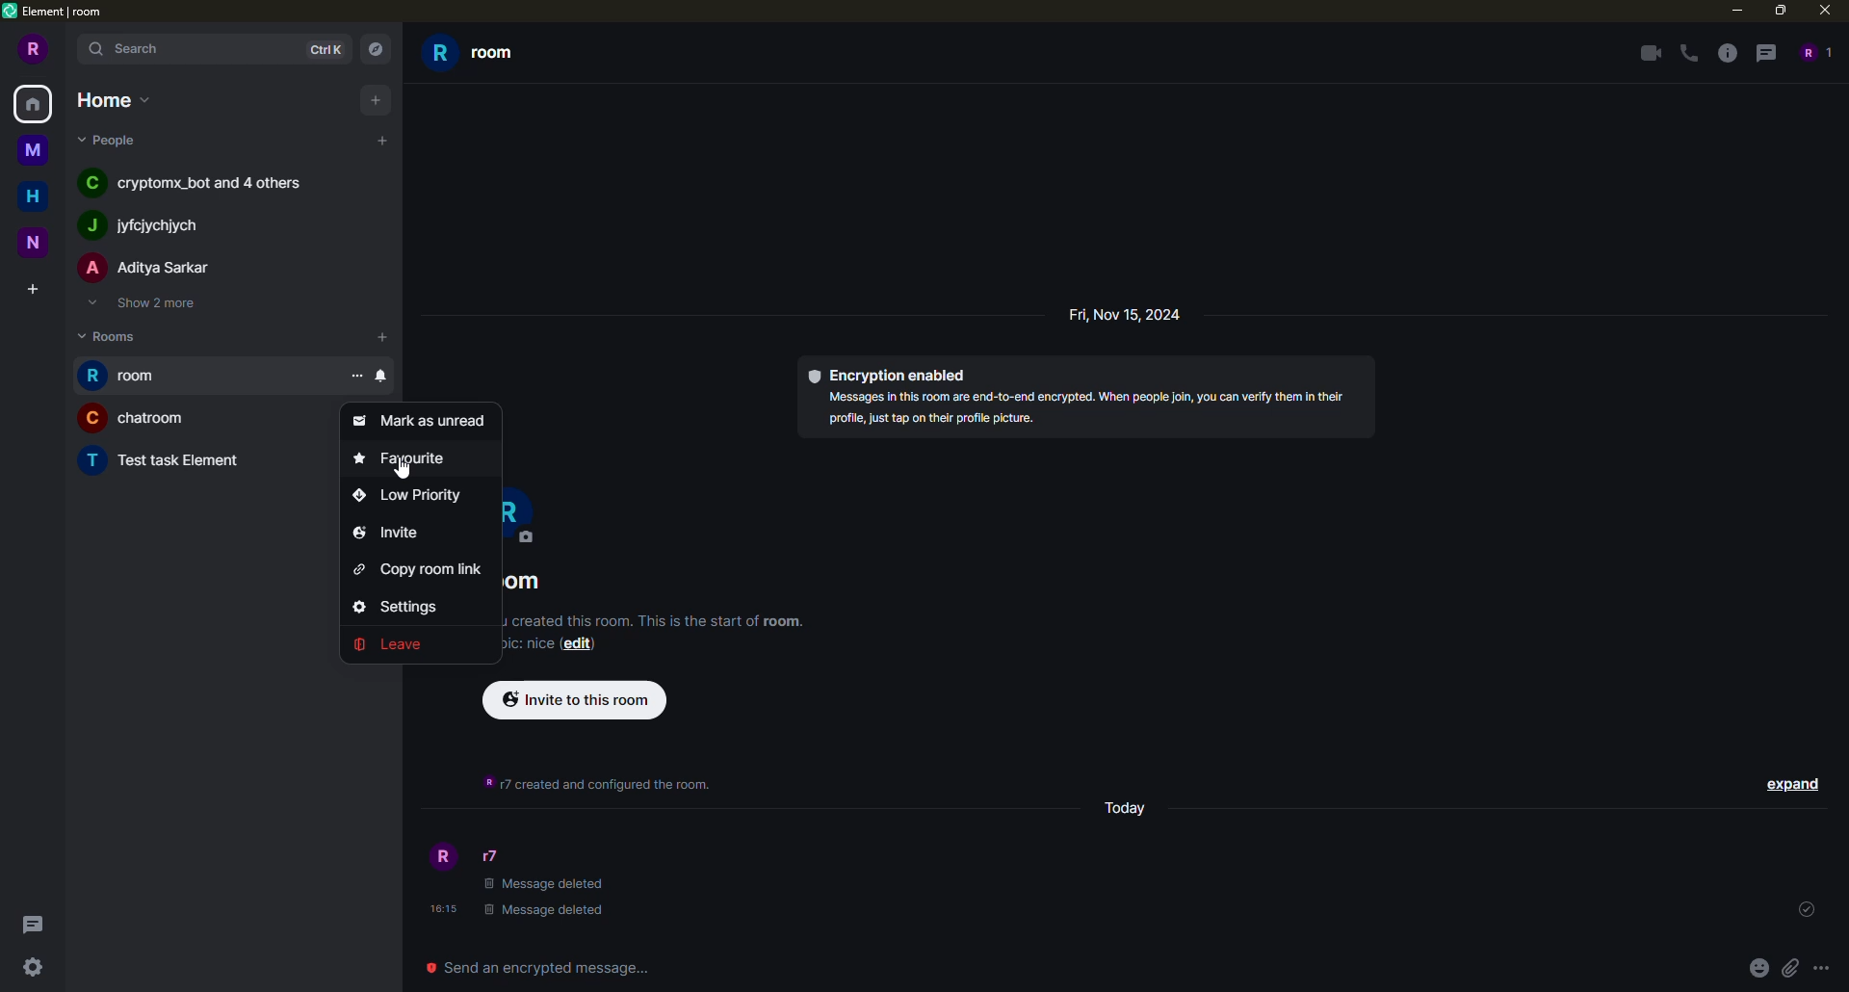  Describe the element at coordinates (495, 56) in the screenshot. I see `r room` at that location.